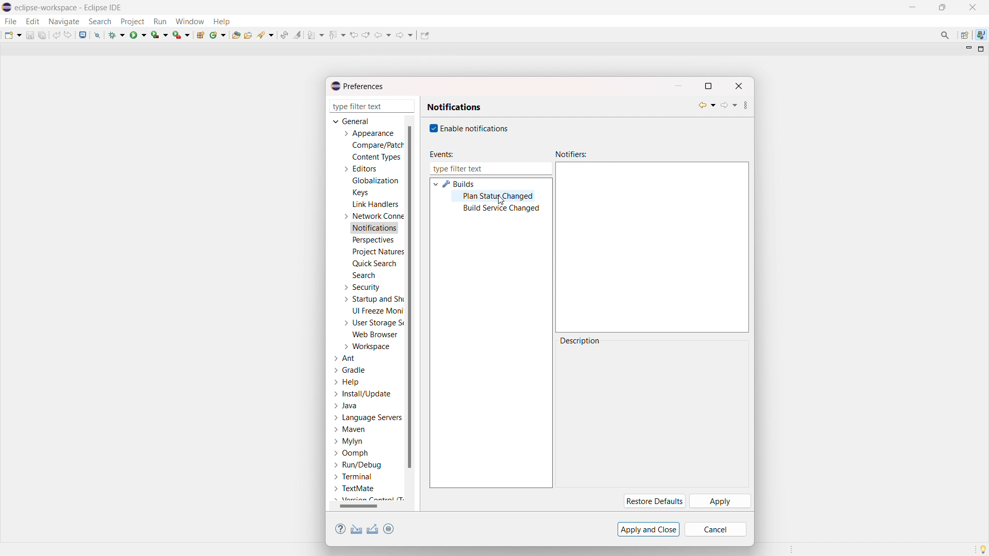  What do you see at coordinates (10, 21) in the screenshot?
I see `file` at bounding box center [10, 21].